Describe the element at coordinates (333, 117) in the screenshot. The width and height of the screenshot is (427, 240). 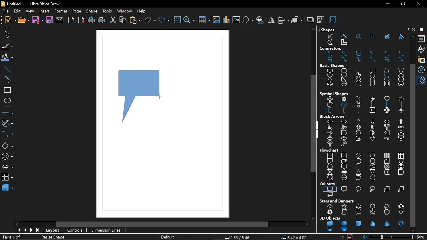
I see `block arrows` at that location.